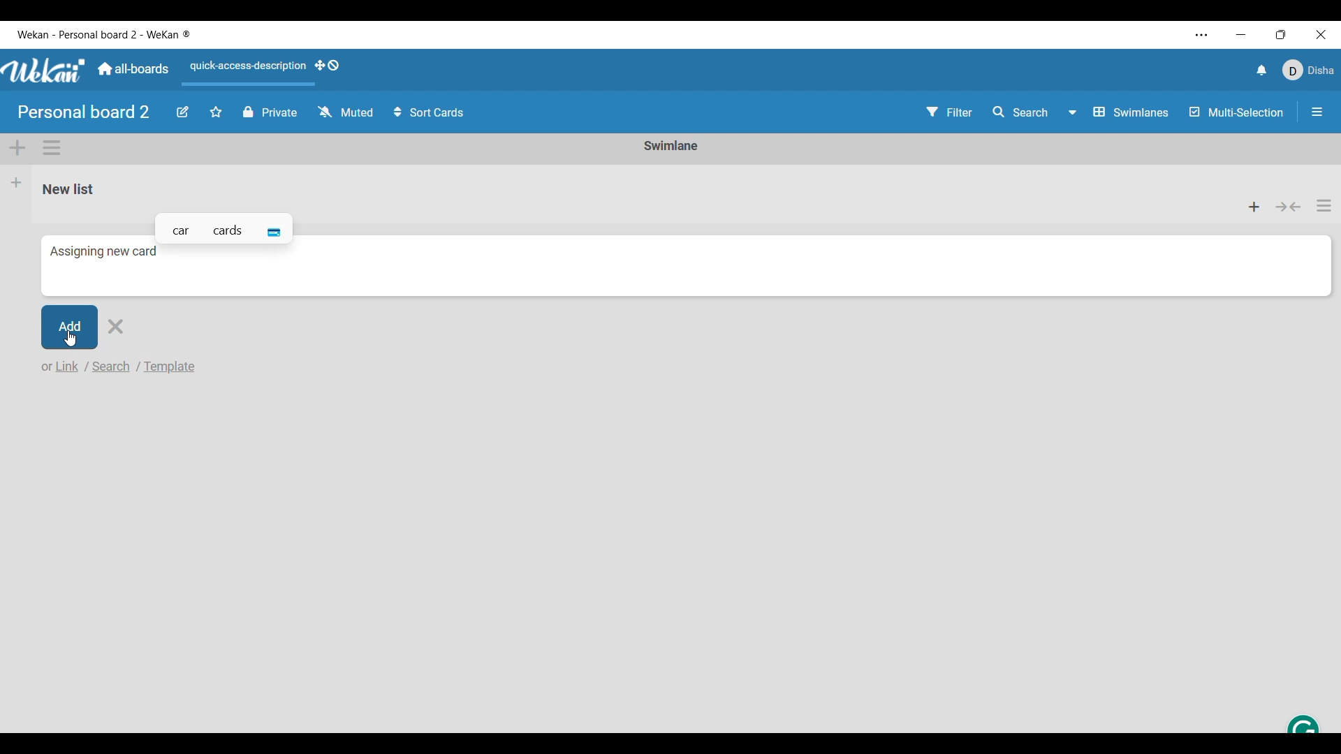 The width and height of the screenshot is (1341, 754). What do you see at coordinates (1289, 207) in the screenshot?
I see `Collapse` at bounding box center [1289, 207].